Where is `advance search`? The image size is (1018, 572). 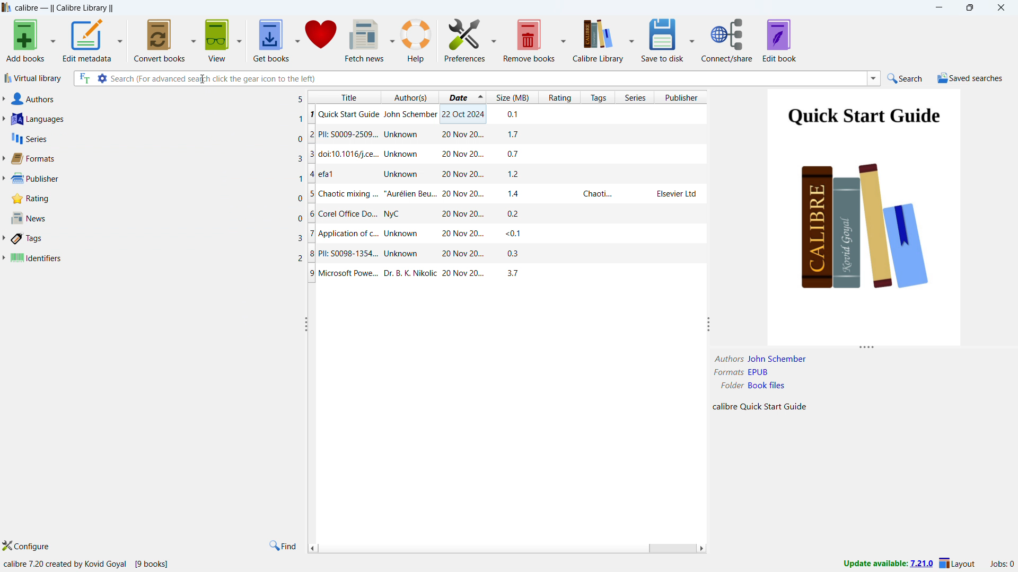
advance search is located at coordinates (102, 78).